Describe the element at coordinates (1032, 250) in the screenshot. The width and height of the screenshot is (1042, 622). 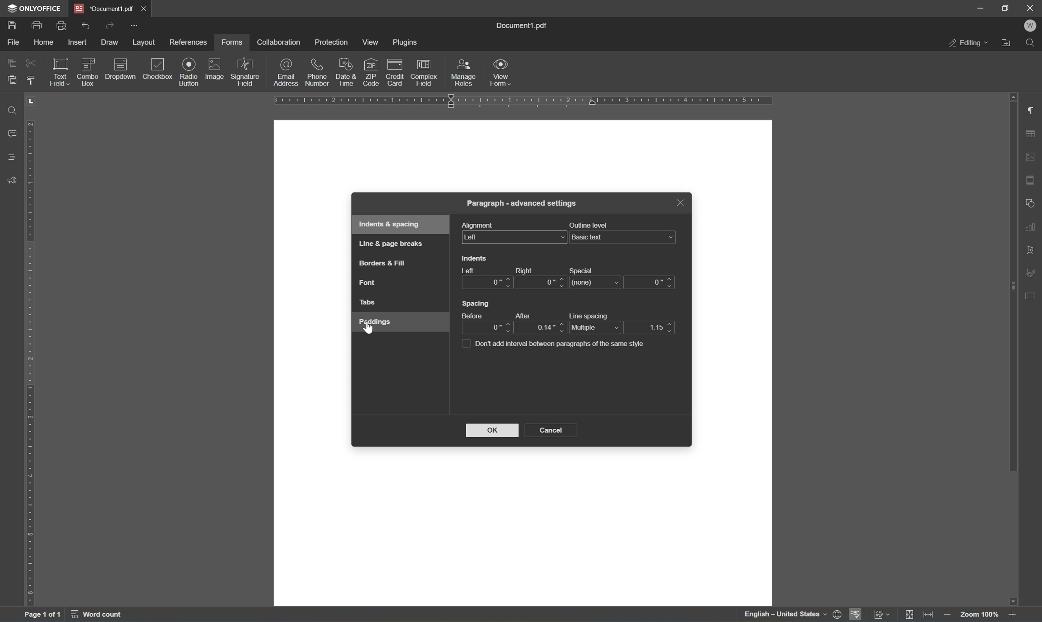
I see `text art settings` at that location.